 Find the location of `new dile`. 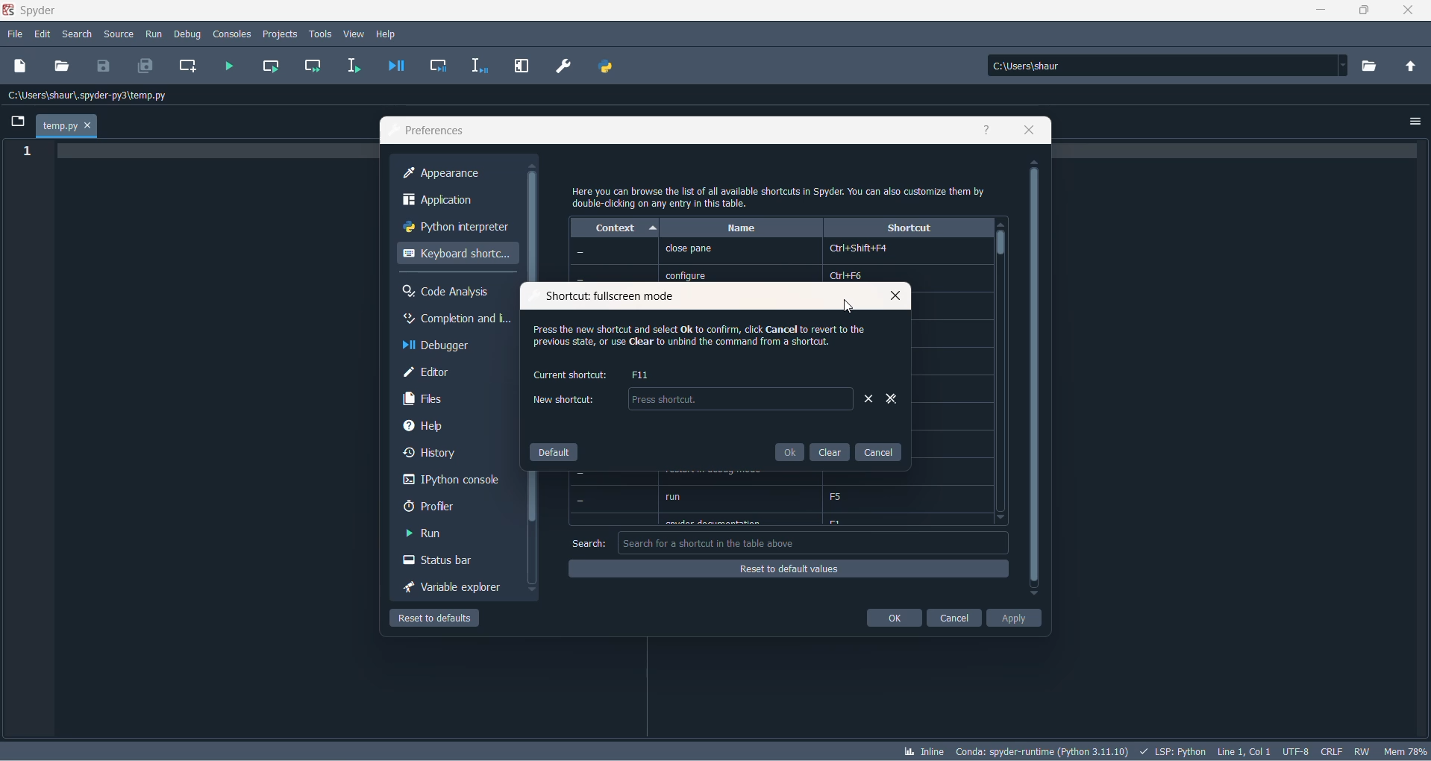

new dile is located at coordinates (21, 65).